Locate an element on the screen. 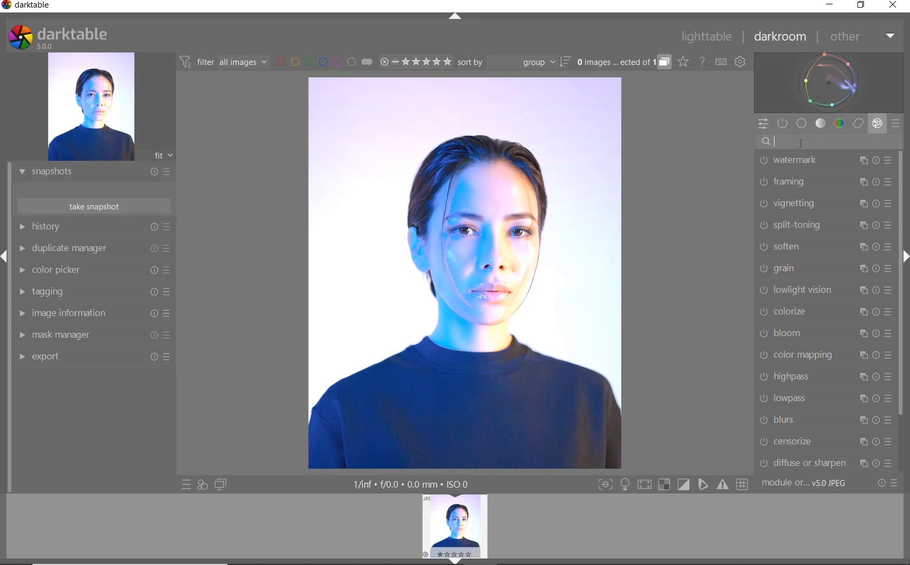  QUICK ACCESS TO PRESET is located at coordinates (187, 485).